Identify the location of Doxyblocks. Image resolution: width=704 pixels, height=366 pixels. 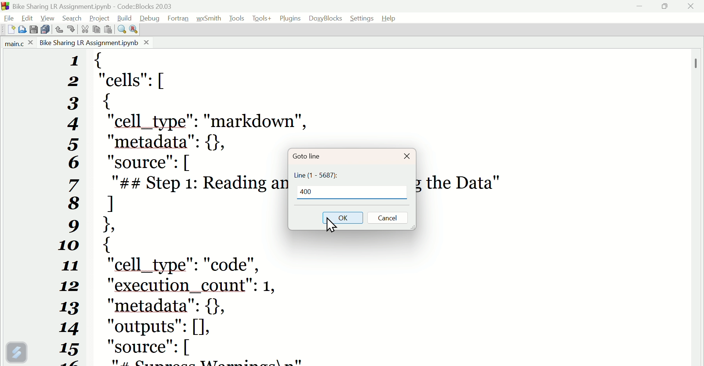
(326, 17).